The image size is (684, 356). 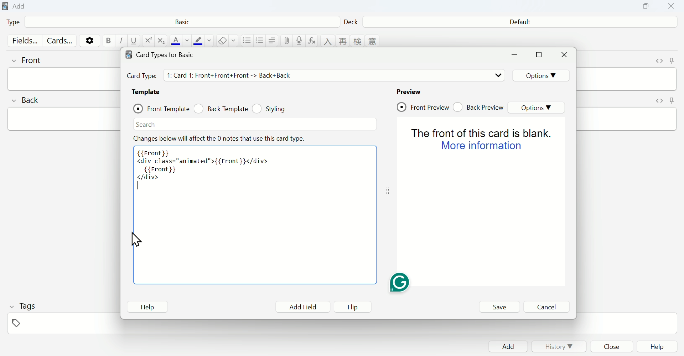 I want to click on superscript, so click(x=149, y=41).